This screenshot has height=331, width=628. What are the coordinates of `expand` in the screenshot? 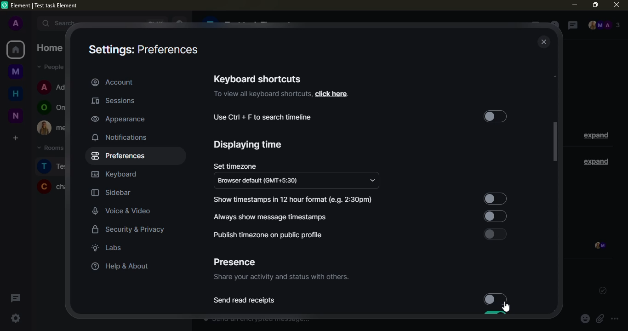 It's located at (596, 136).